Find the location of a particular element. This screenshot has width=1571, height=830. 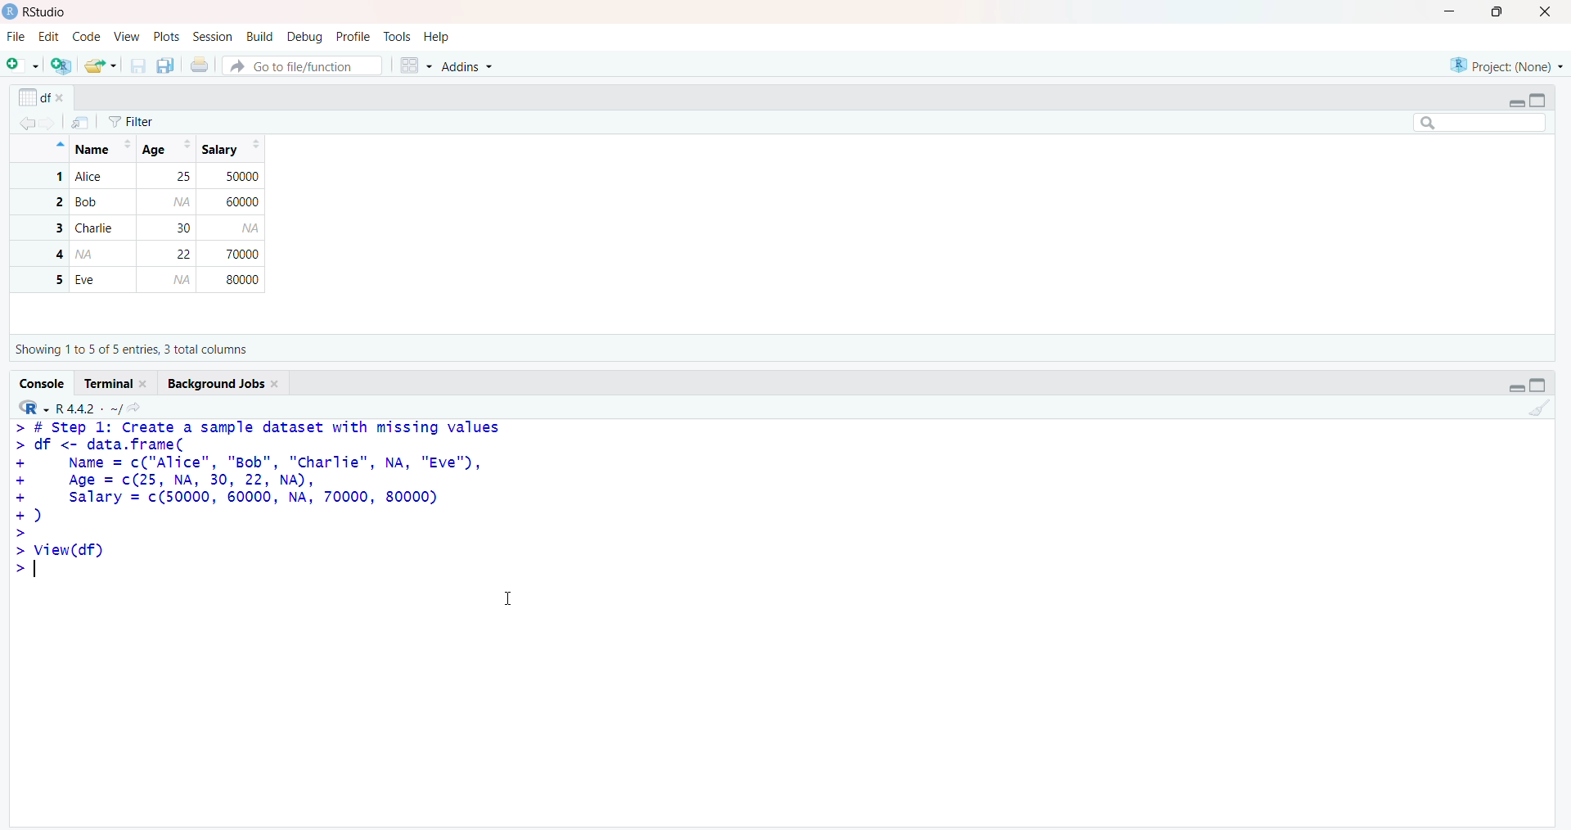

New File is located at coordinates (22, 65).